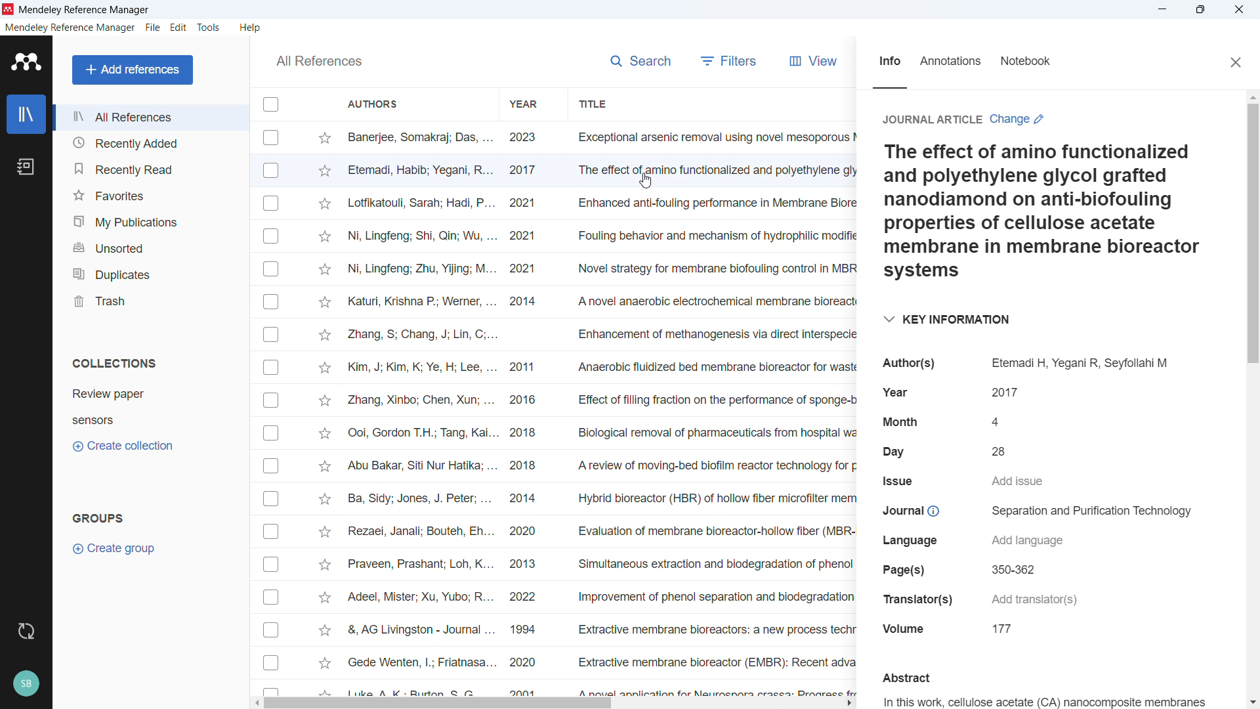 This screenshot has height=709, width=1260. What do you see at coordinates (1252, 97) in the screenshot?
I see `Scroll up ` at bounding box center [1252, 97].